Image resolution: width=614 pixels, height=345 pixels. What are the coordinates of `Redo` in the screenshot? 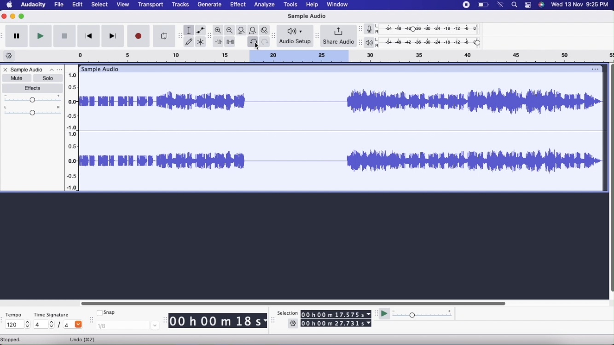 It's located at (265, 42).